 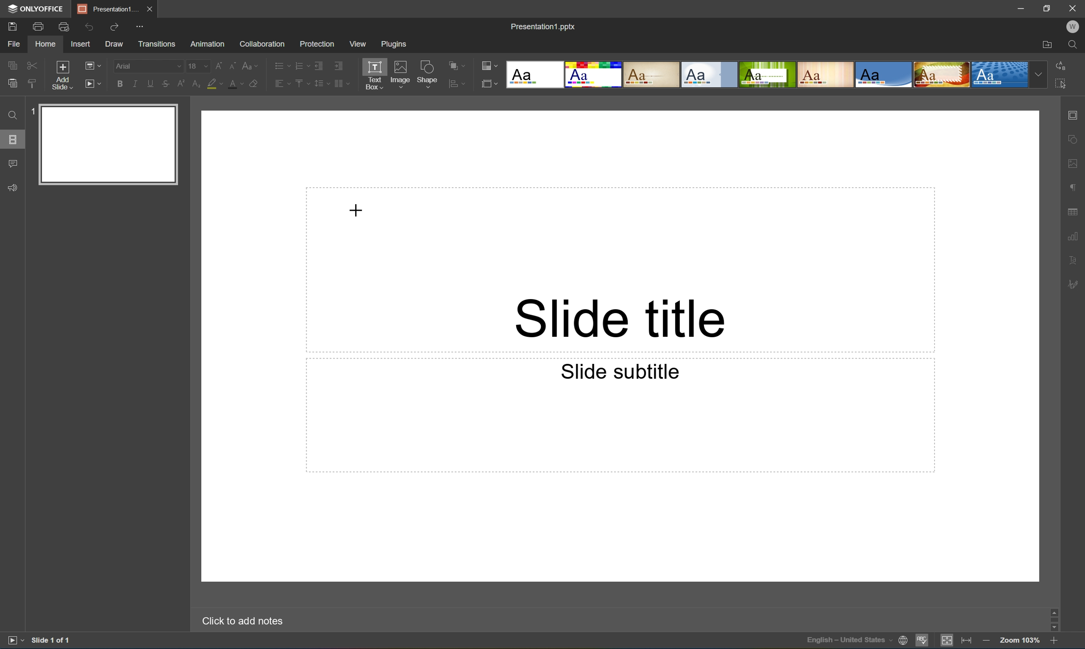 I want to click on Draw, so click(x=115, y=44).